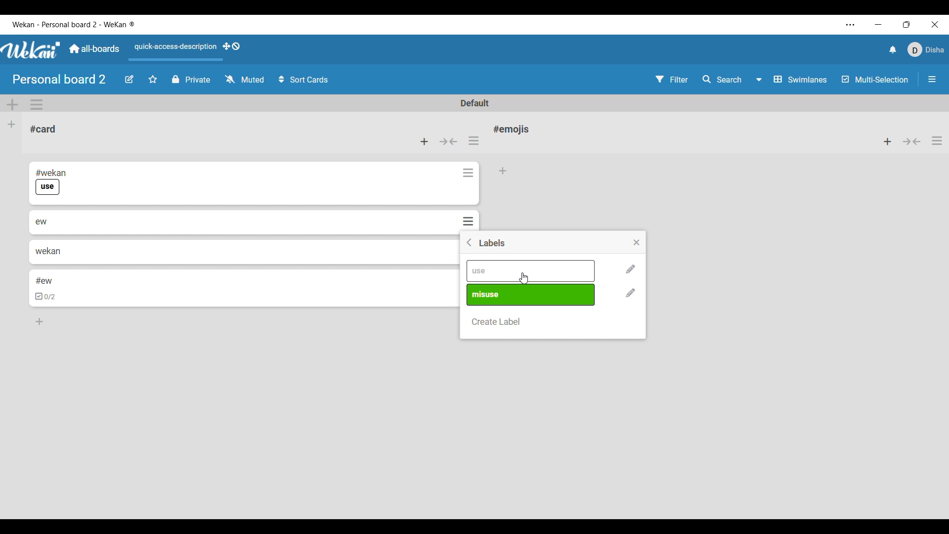  What do you see at coordinates (303, 79) in the screenshot?
I see `Sort card options` at bounding box center [303, 79].